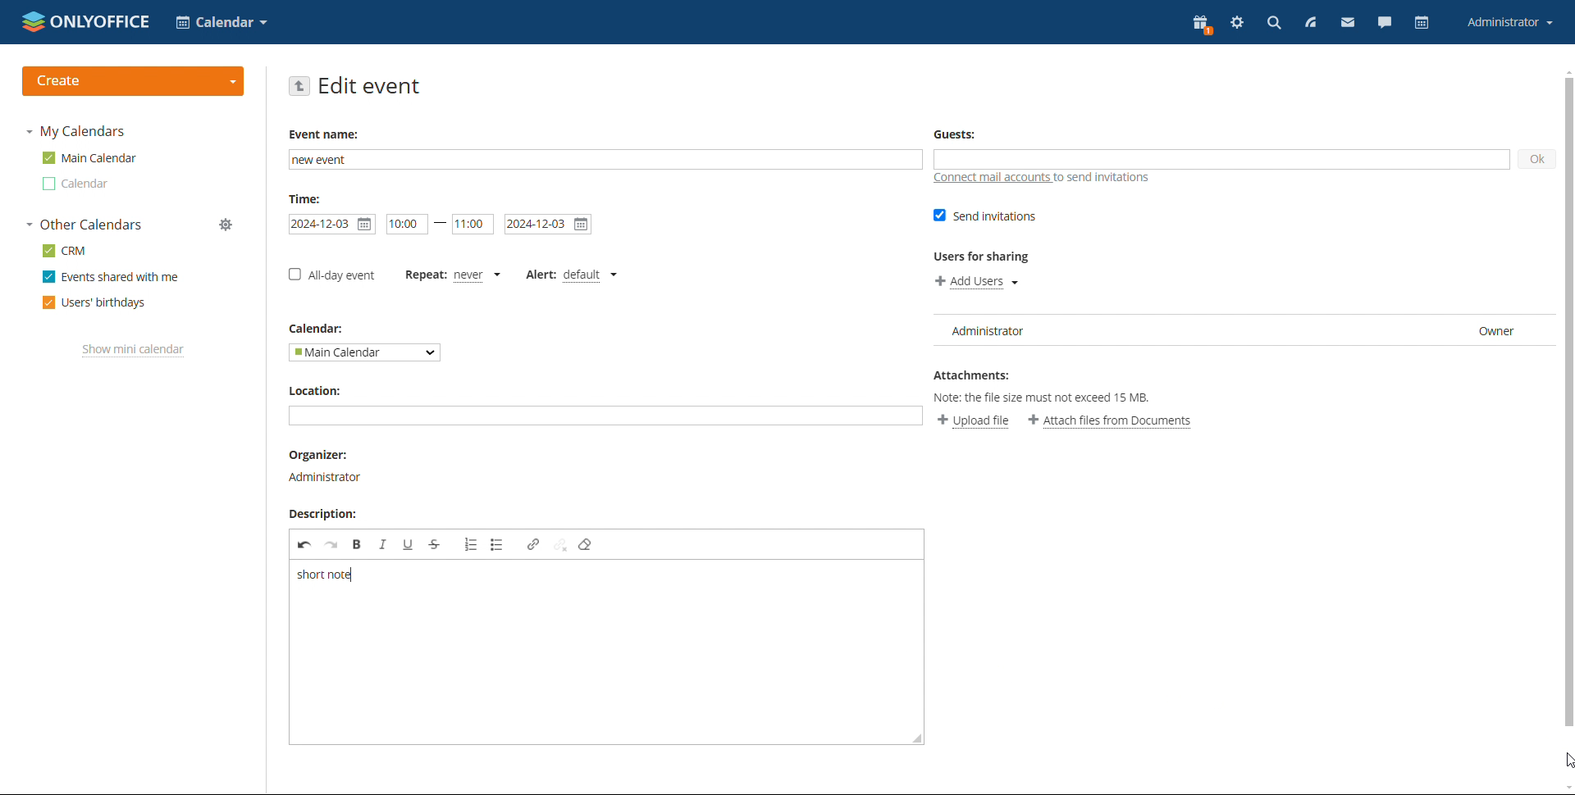 Image resolution: width=1575 pixels, height=795 pixels. I want to click on ok, so click(1534, 160).